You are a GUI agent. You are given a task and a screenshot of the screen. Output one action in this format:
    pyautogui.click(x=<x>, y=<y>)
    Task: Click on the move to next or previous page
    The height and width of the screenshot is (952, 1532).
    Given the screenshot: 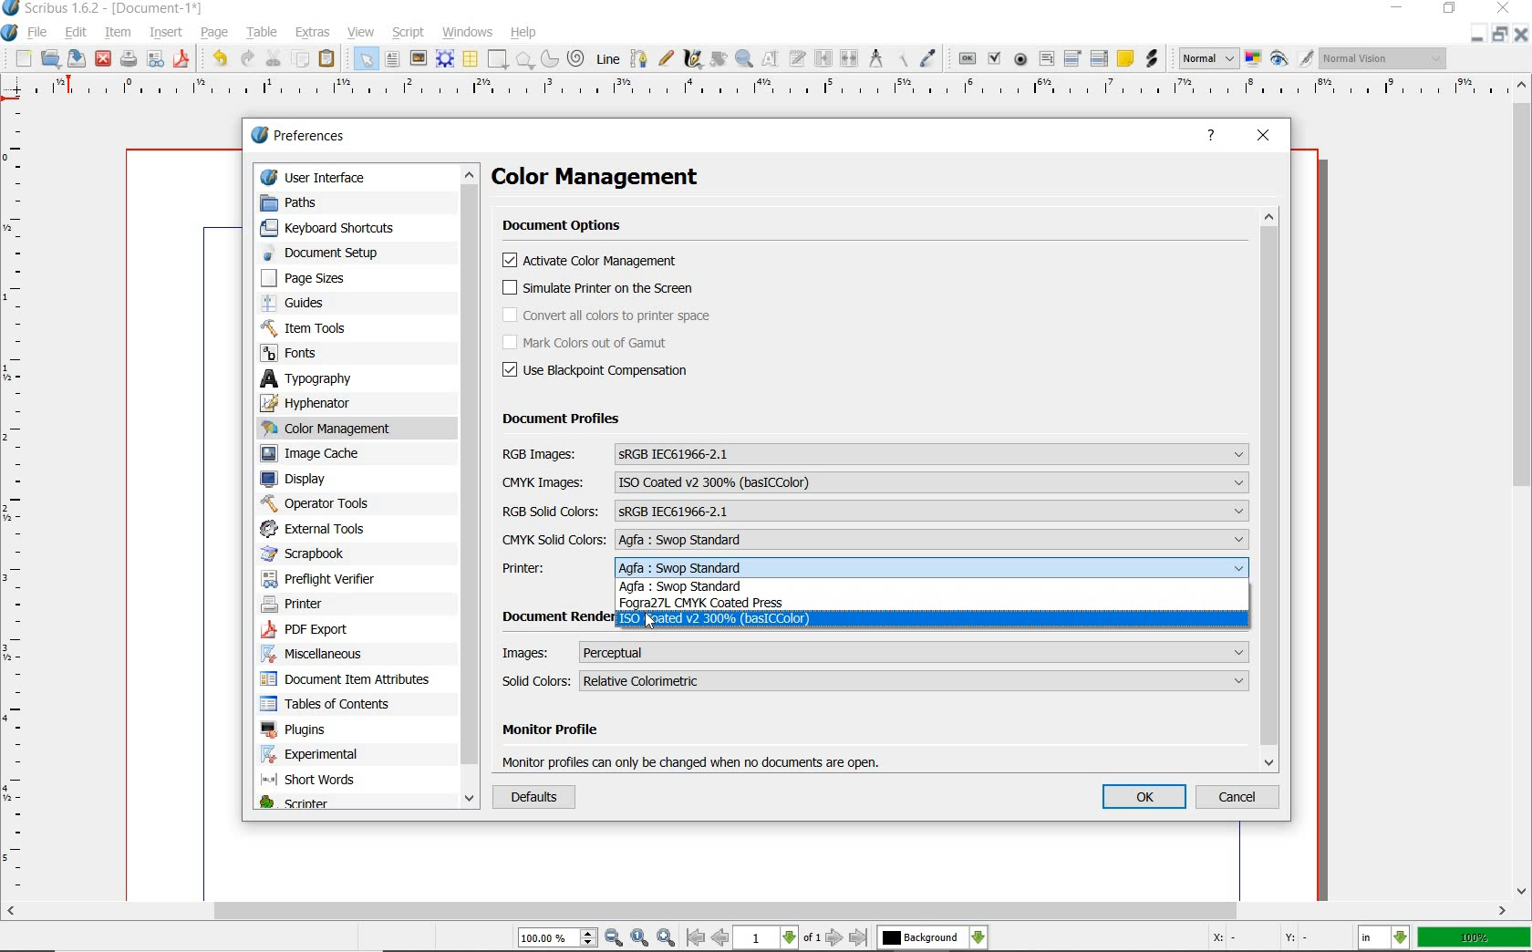 What is the action you would take?
    pyautogui.click(x=776, y=937)
    